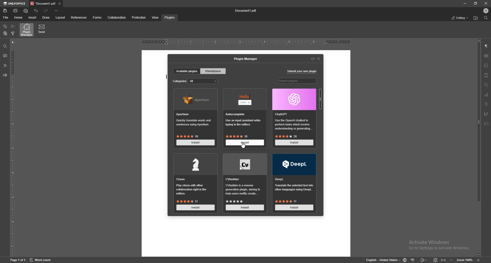 The height and width of the screenshot is (263, 491). Describe the element at coordinates (245, 178) in the screenshot. I see `cv builder` at that location.